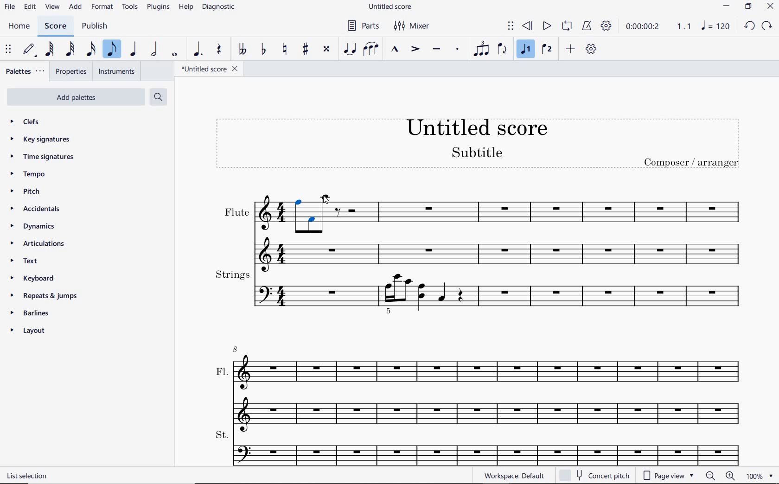 This screenshot has height=484, width=779. What do you see at coordinates (767, 26) in the screenshot?
I see `redo` at bounding box center [767, 26].